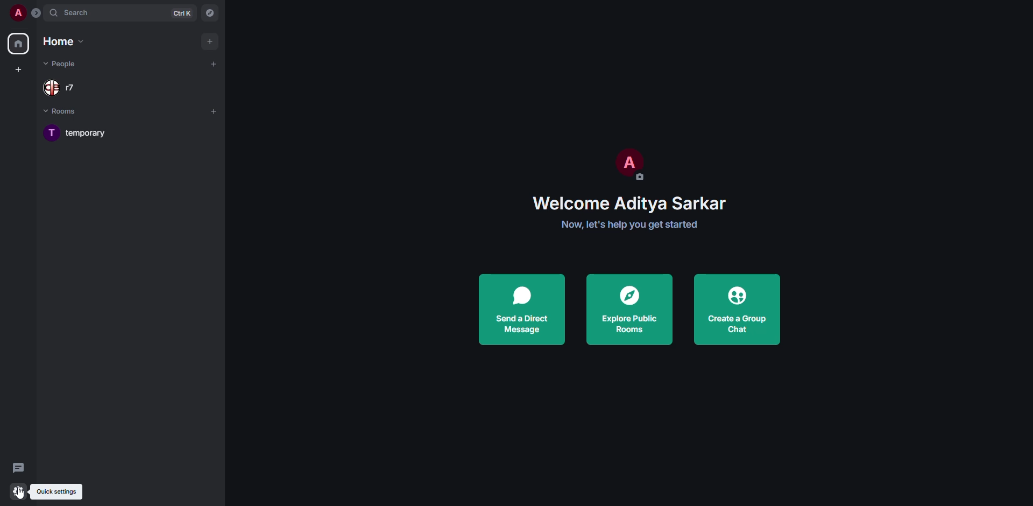 The image size is (1033, 506). Describe the element at coordinates (68, 491) in the screenshot. I see `quick settings` at that location.